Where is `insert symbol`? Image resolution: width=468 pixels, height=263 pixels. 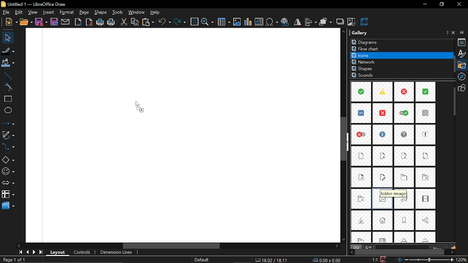 insert symbol is located at coordinates (272, 22).